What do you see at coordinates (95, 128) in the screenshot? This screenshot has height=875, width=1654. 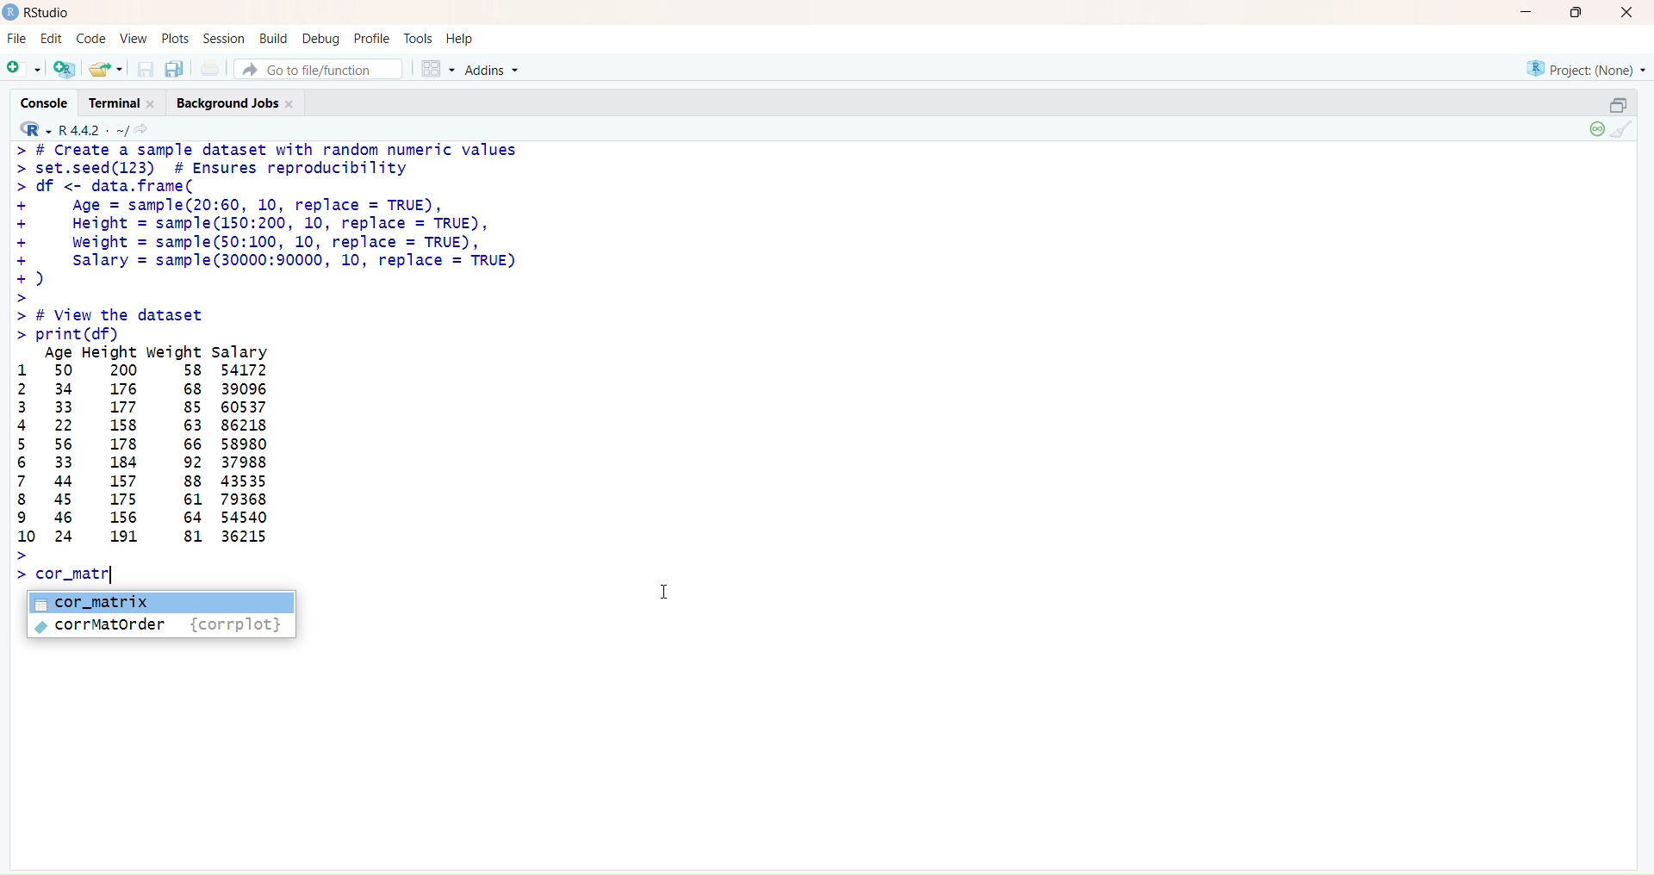 I see `R442/ ~/` at bounding box center [95, 128].